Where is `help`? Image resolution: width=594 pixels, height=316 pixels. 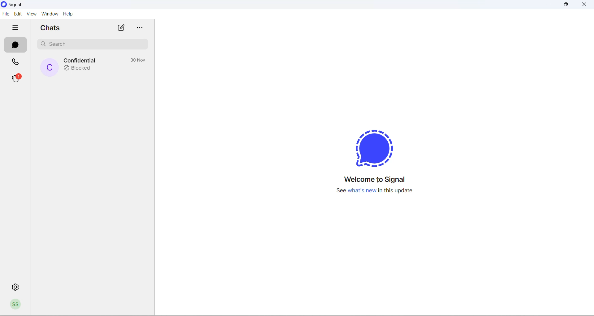 help is located at coordinates (71, 14).